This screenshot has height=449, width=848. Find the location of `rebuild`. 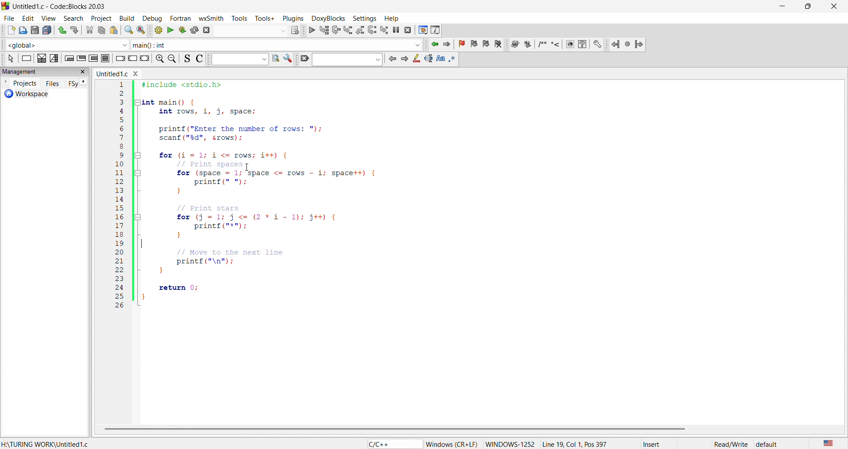

rebuild is located at coordinates (193, 30).